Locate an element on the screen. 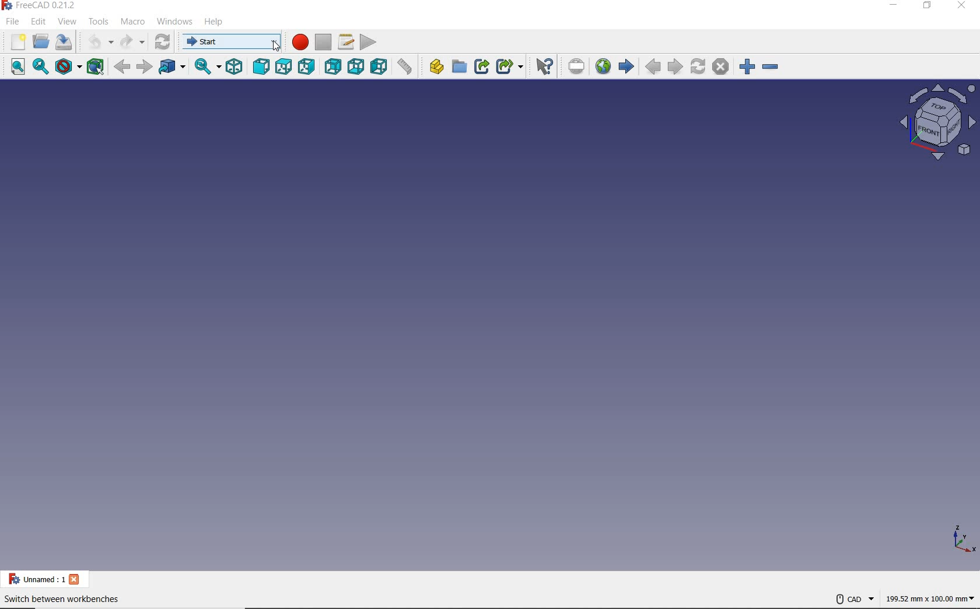 The height and width of the screenshot is (609, 980). SKETCH VIEW is located at coordinates (936, 123).